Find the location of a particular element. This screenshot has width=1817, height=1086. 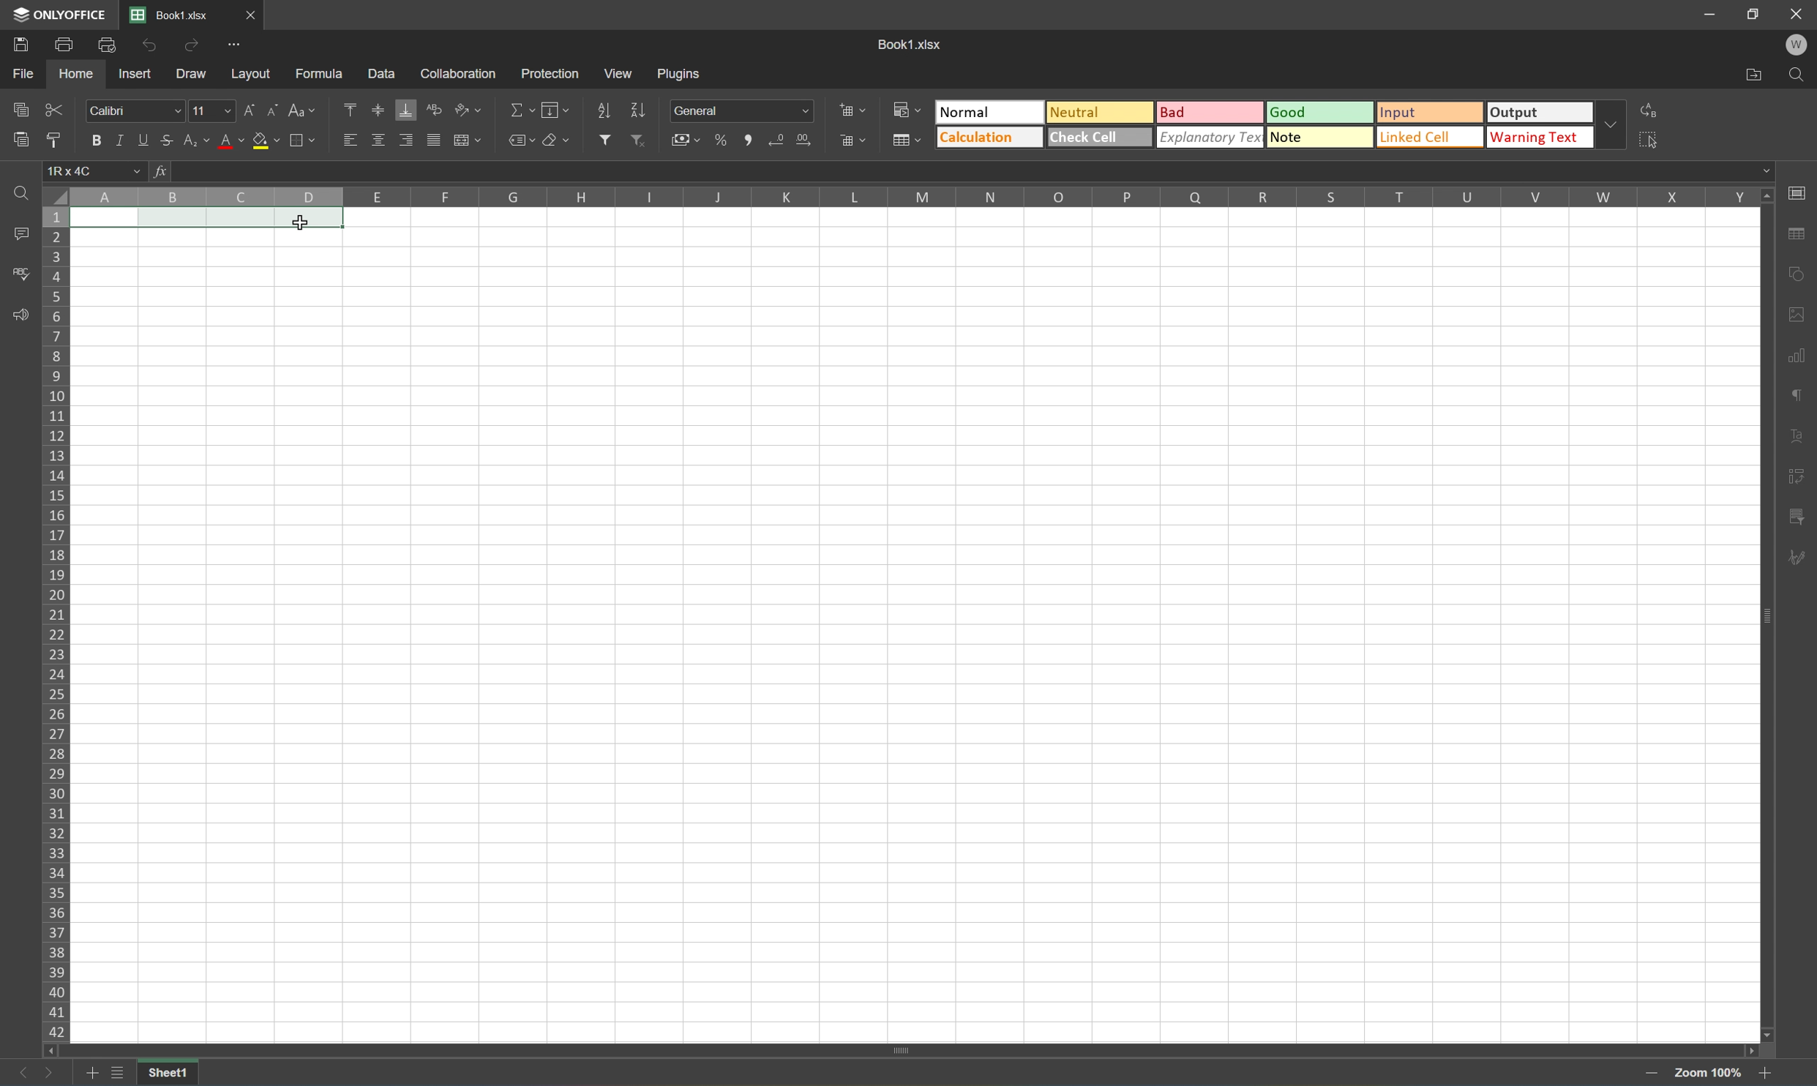

Add sheets is located at coordinates (91, 1076).